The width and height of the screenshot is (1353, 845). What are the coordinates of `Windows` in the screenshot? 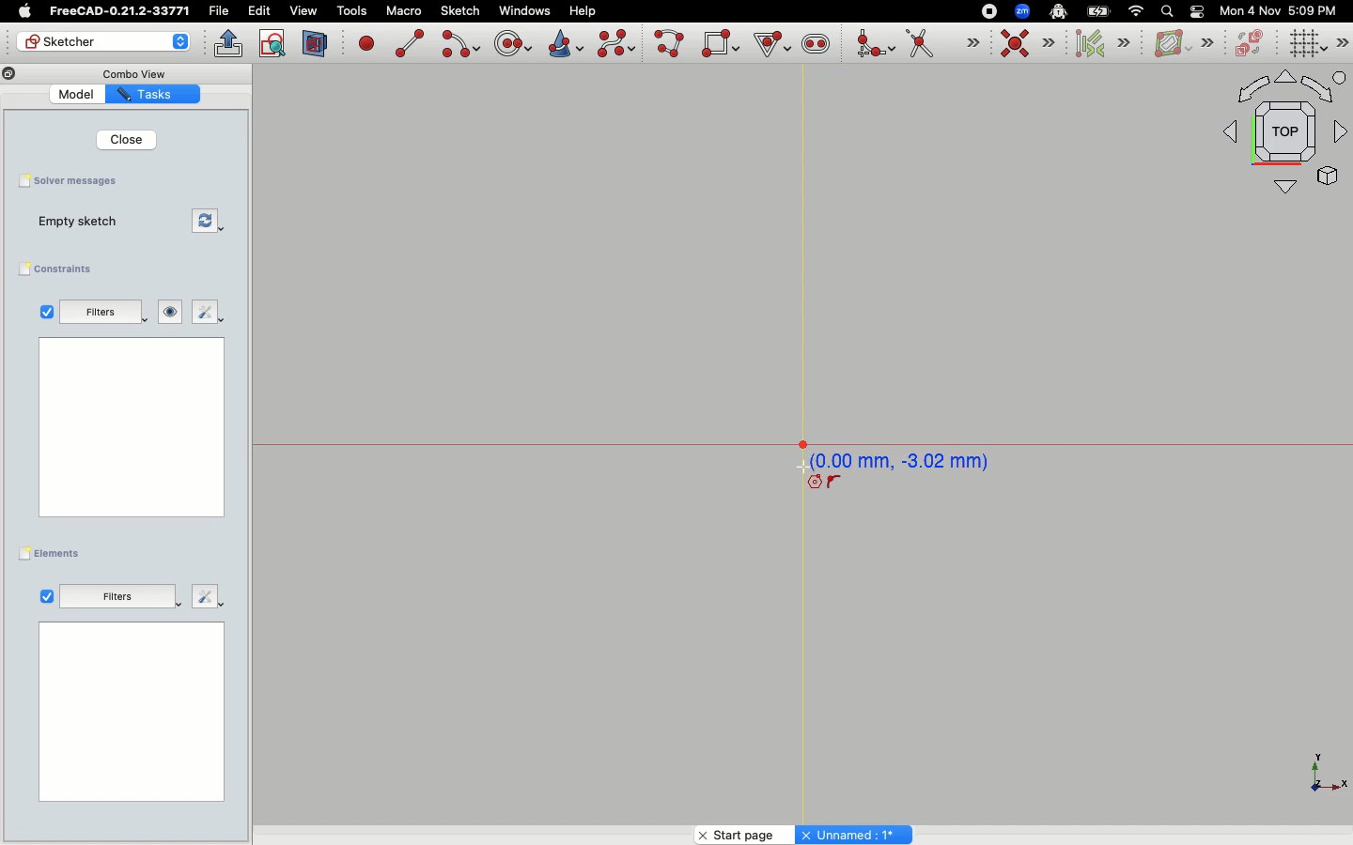 It's located at (524, 11).